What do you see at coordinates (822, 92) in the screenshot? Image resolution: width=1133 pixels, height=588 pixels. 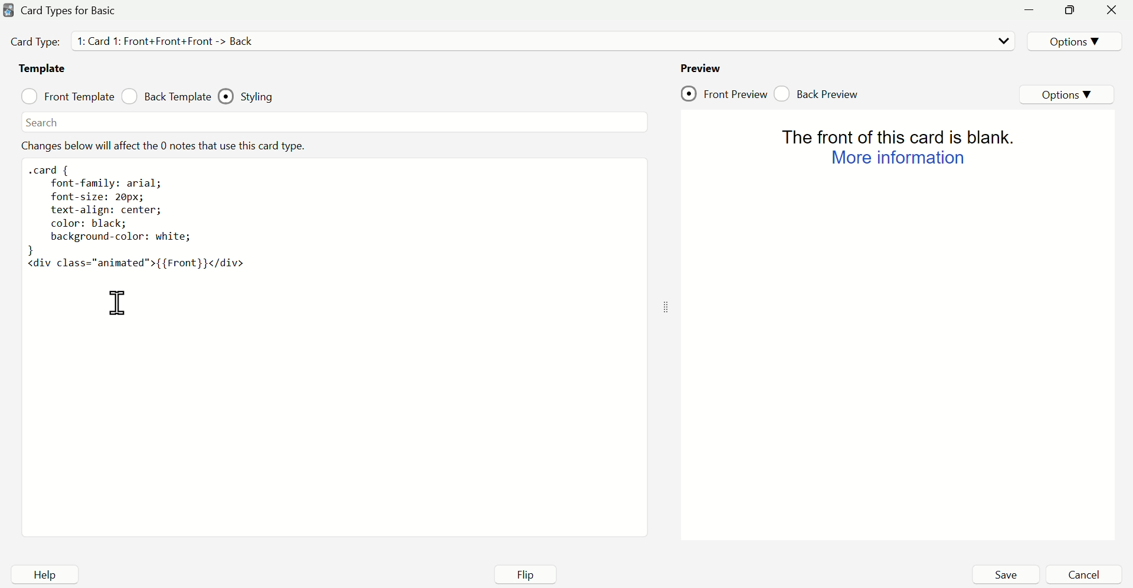 I see `Back Preview` at bounding box center [822, 92].